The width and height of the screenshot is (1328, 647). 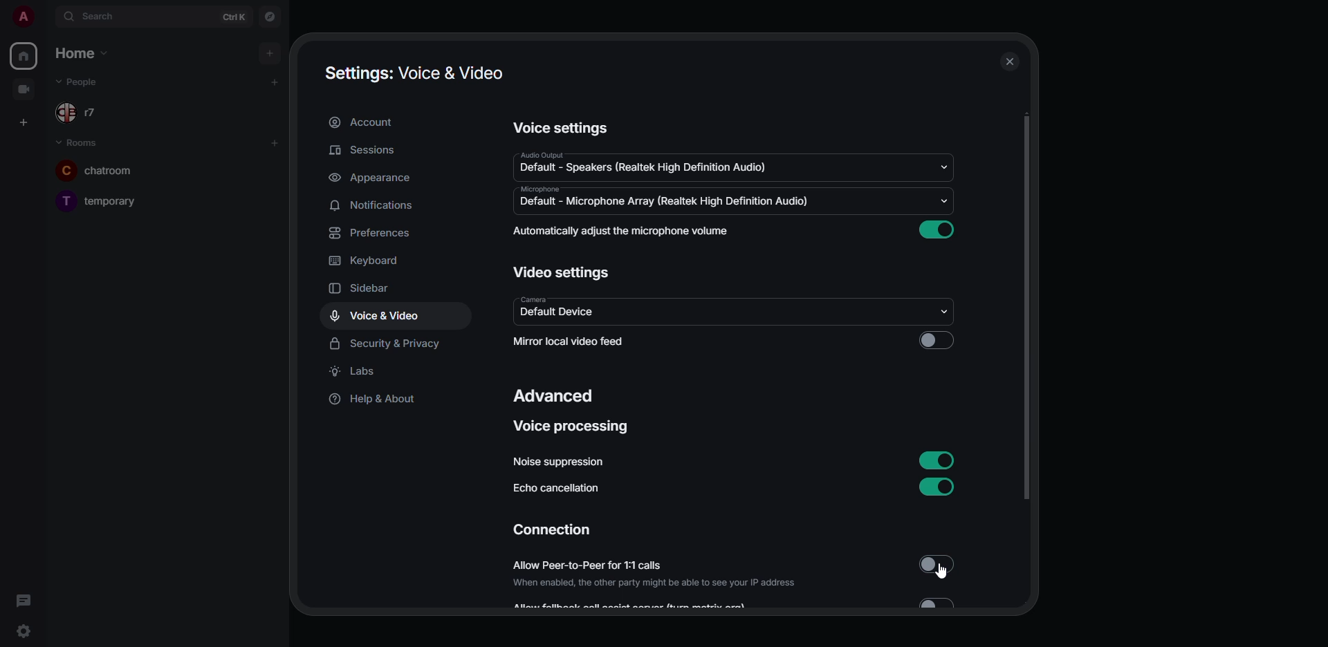 I want to click on keyboard, so click(x=367, y=260).